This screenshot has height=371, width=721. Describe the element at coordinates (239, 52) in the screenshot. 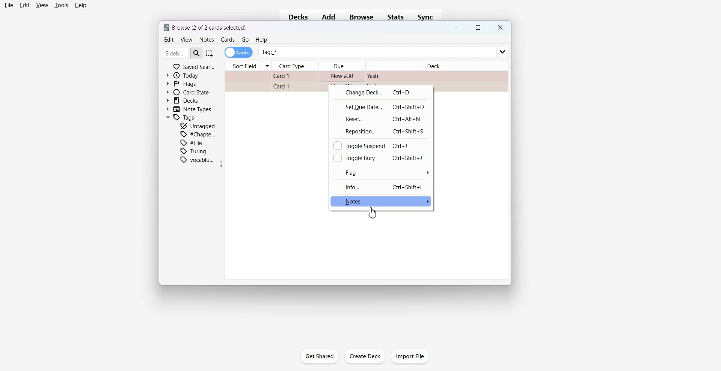

I see `Cards` at that location.